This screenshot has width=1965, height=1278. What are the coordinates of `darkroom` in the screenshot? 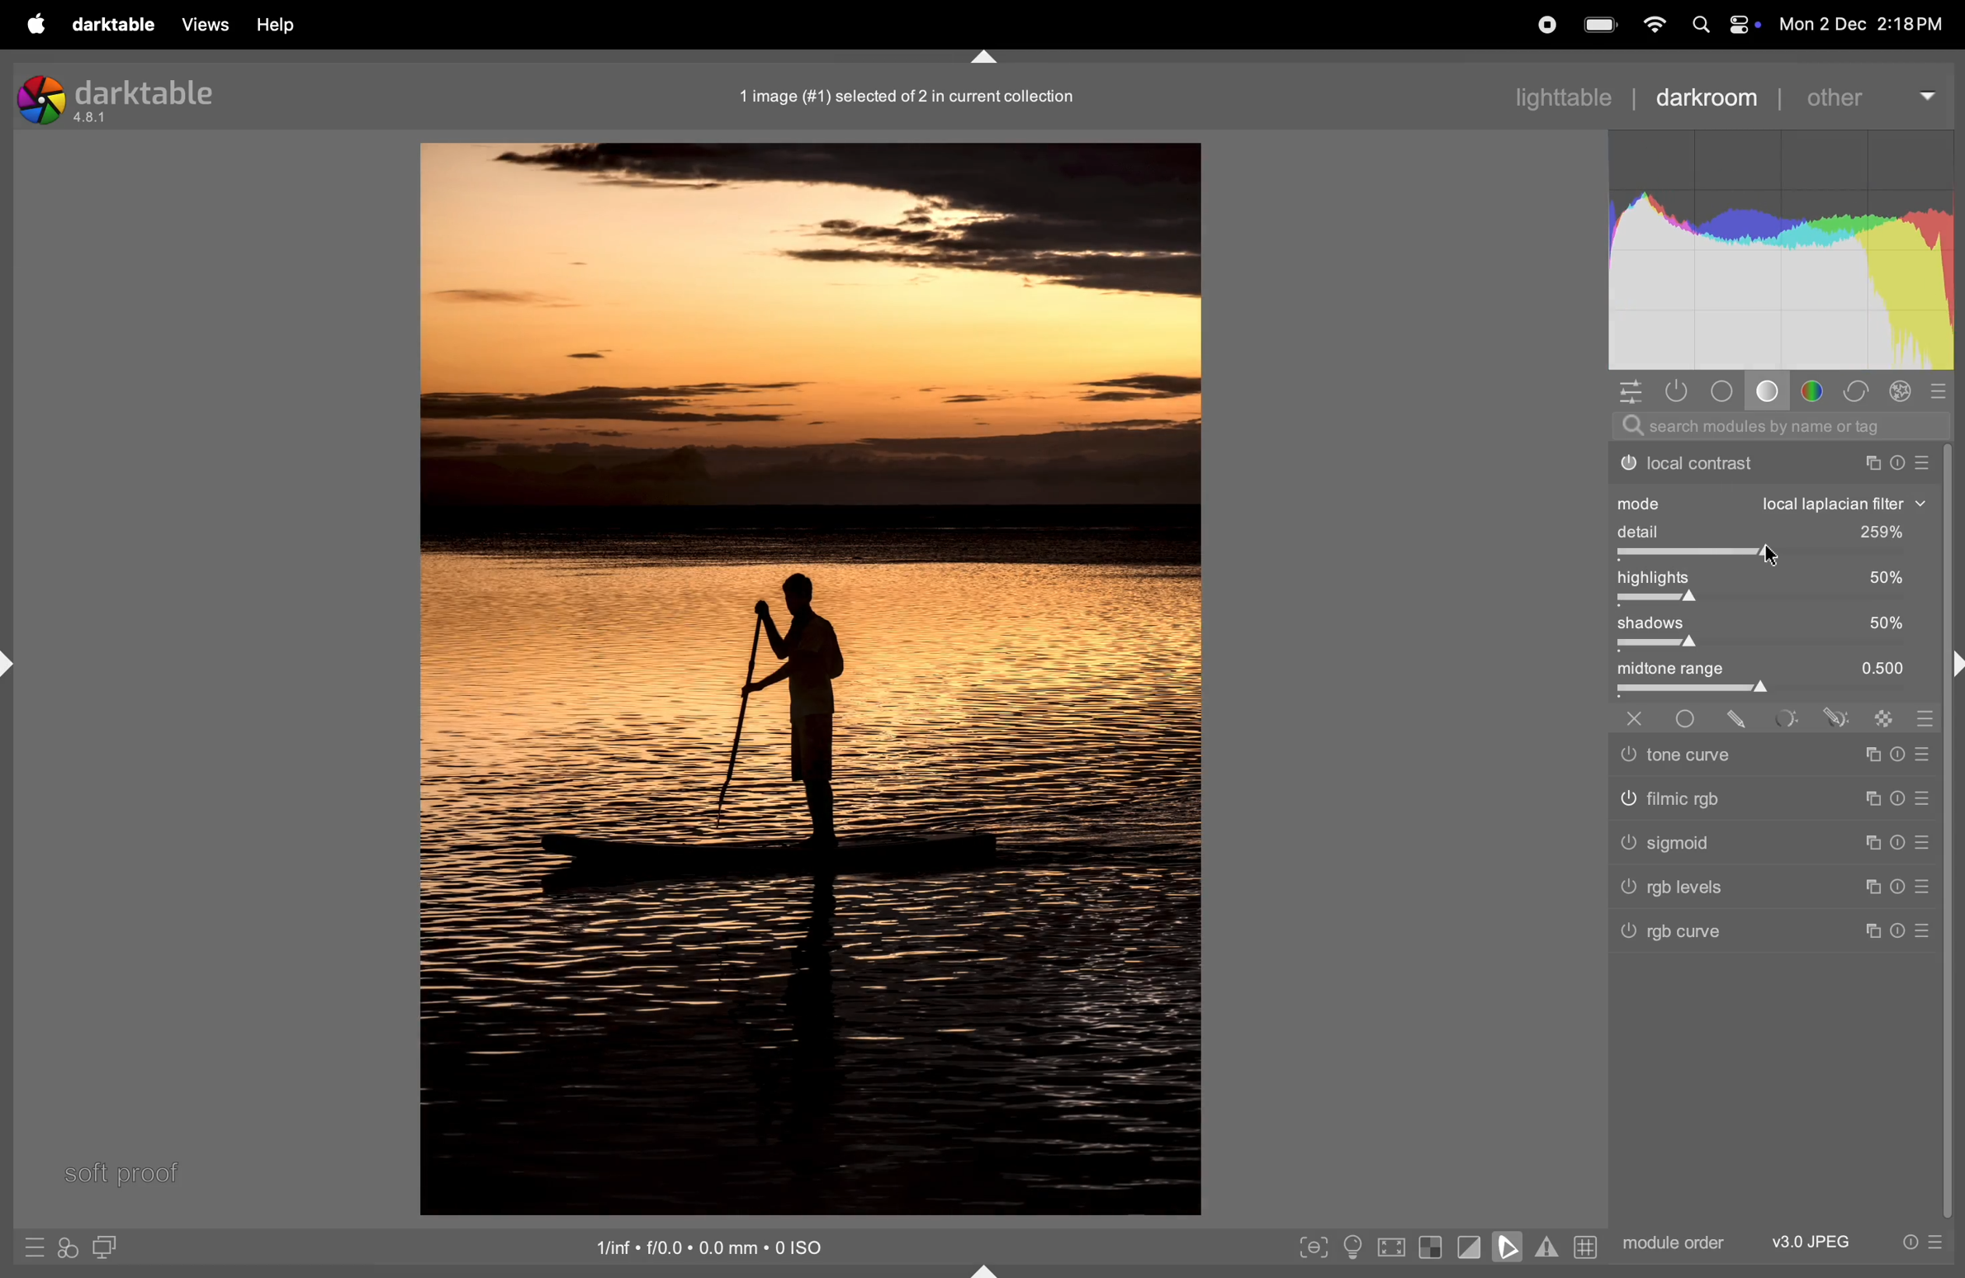 It's located at (1707, 97).